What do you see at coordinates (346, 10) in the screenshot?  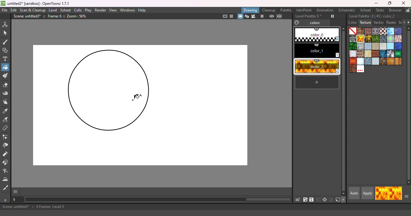 I see `Schematic` at bounding box center [346, 10].